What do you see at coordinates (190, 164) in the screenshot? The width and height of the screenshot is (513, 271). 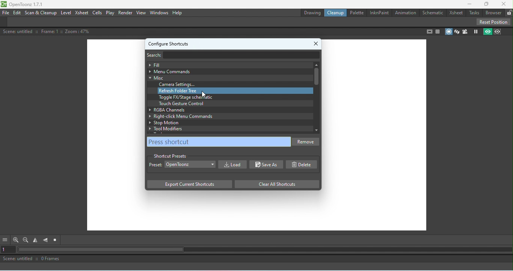 I see `Drop down menu` at bounding box center [190, 164].